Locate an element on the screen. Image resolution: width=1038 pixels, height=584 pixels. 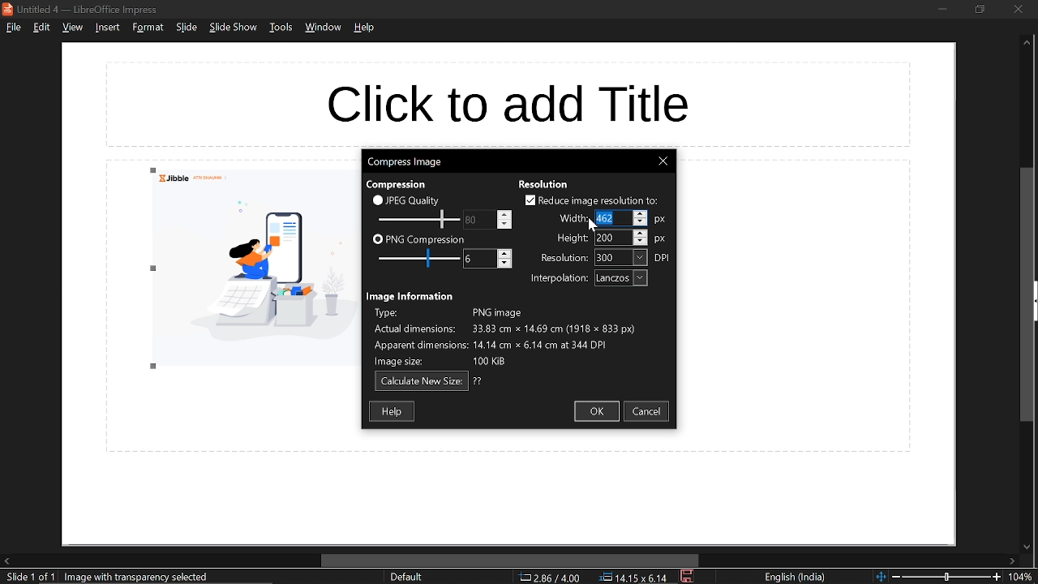
Move up is located at coordinates (1027, 43).